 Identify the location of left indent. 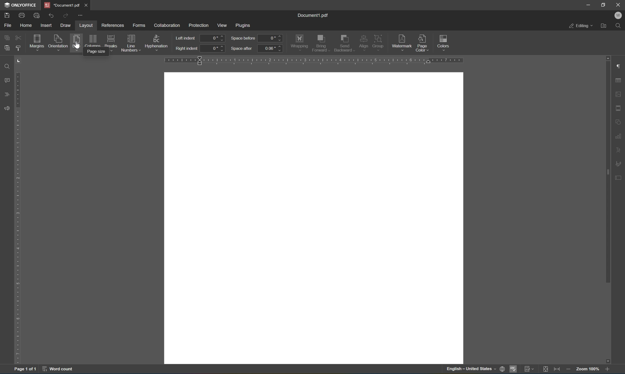
(186, 38).